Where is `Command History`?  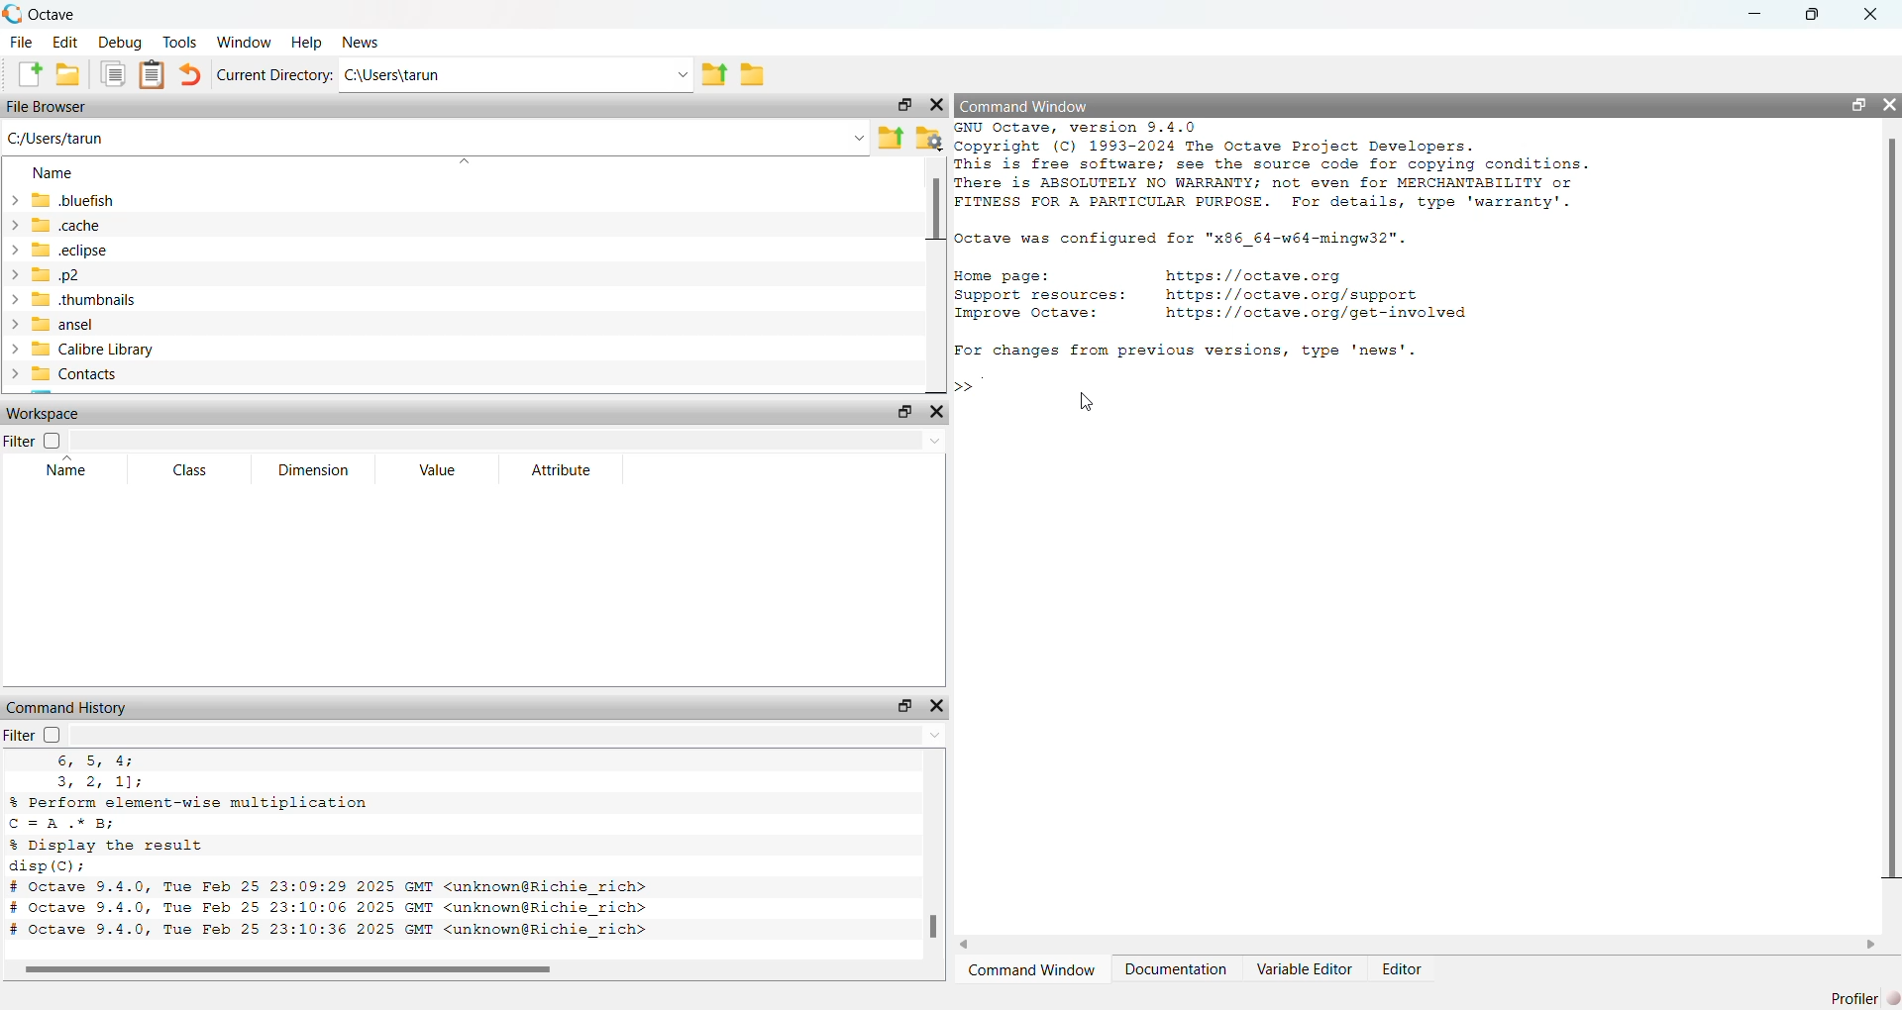 Command History is located at coordinates (67, 708).